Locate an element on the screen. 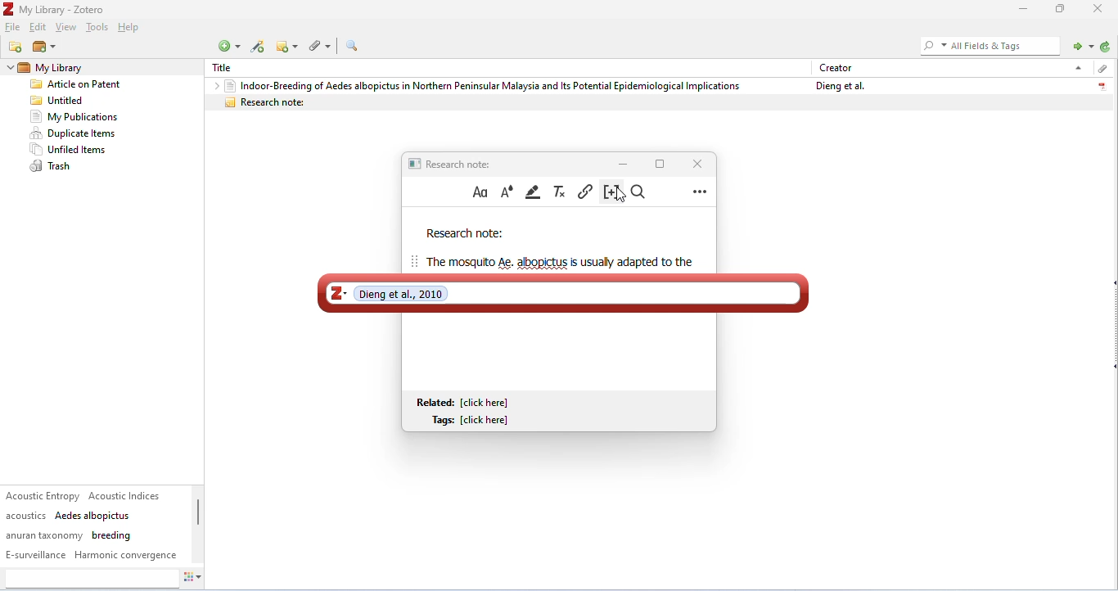 The image size is (1118, 591). close is located at coordinates (695, 163).